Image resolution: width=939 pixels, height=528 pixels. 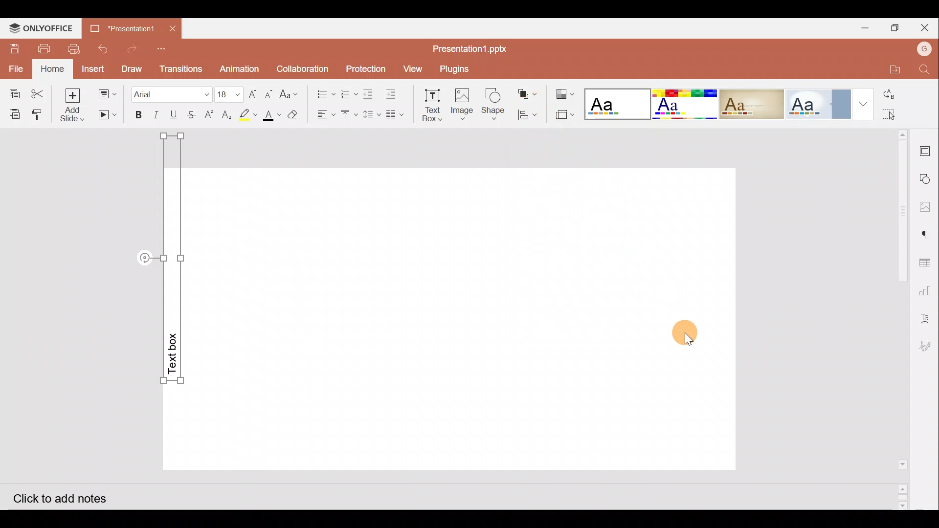 What do you see at coordinates (294, 117) in the screenshot?
I see `Clear style` at bounding box center [294, 117].